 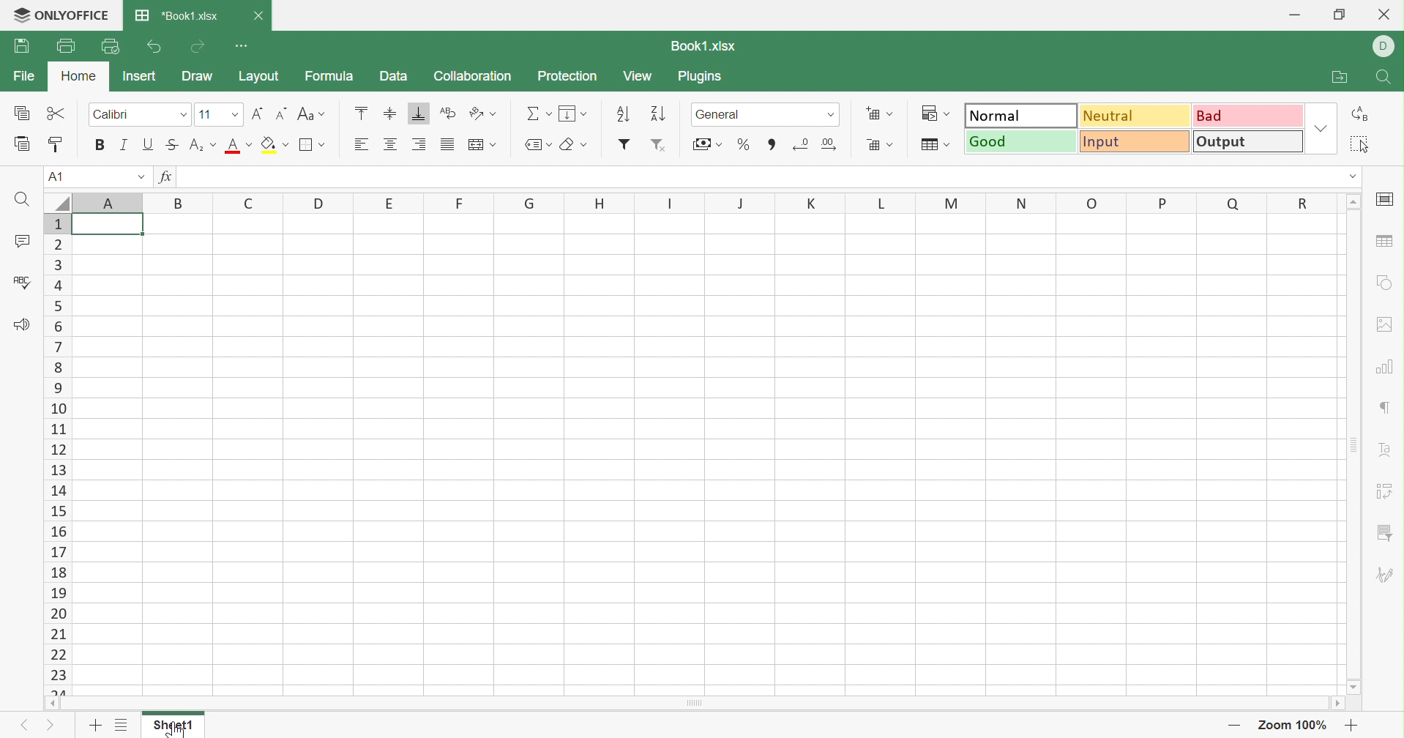 I want to click on Insert, so click(x=141, y=76).